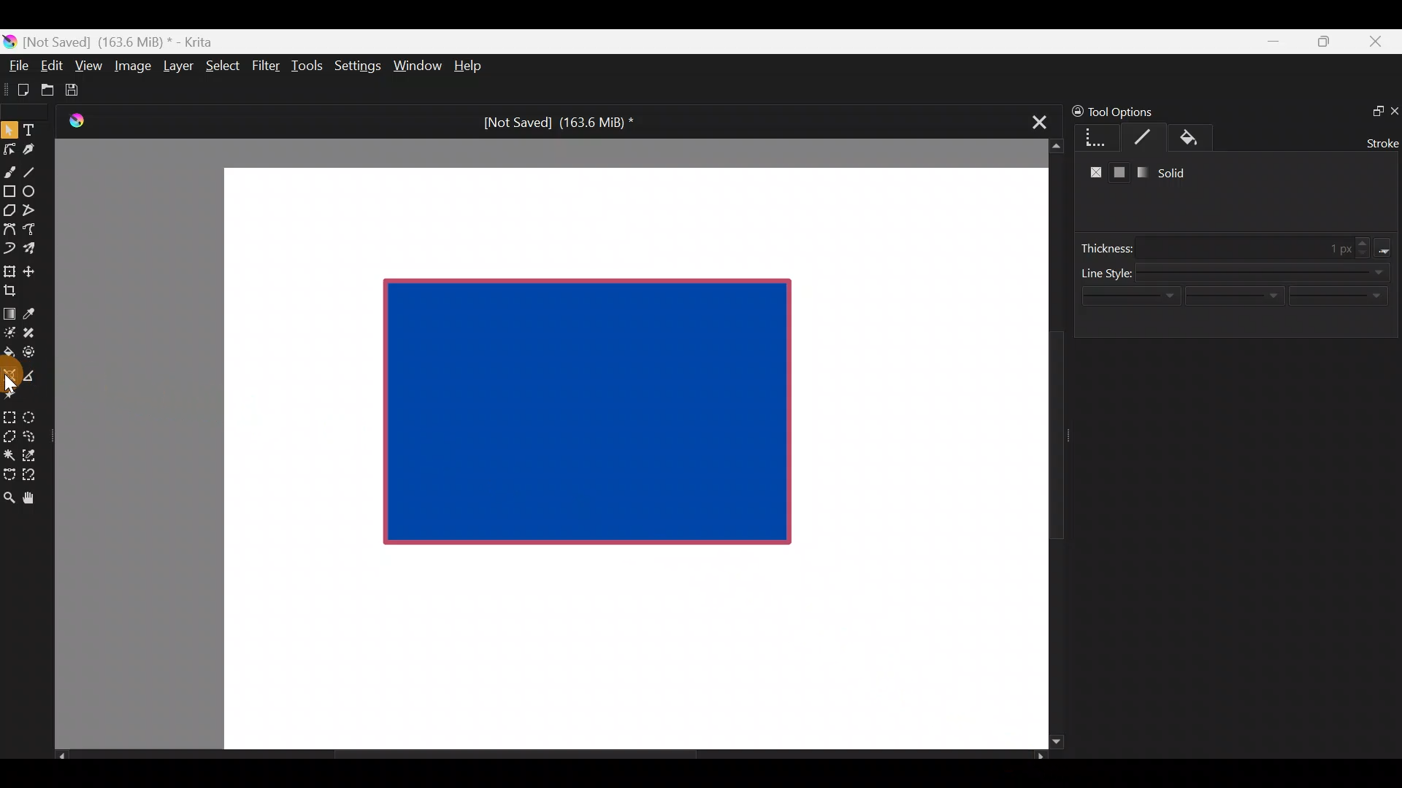 This screenshot has height=788, width=1402. I want to click on Close docker, so click(1393, 110).